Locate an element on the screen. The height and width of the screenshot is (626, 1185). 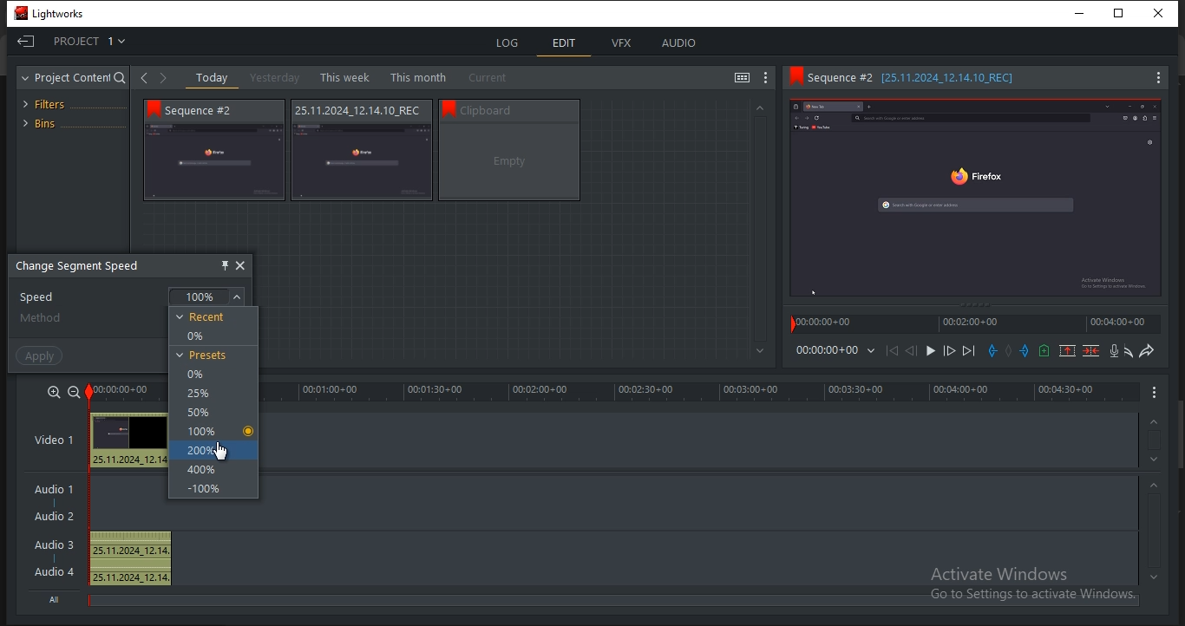
bookmark is located at coordinates (448, 108).